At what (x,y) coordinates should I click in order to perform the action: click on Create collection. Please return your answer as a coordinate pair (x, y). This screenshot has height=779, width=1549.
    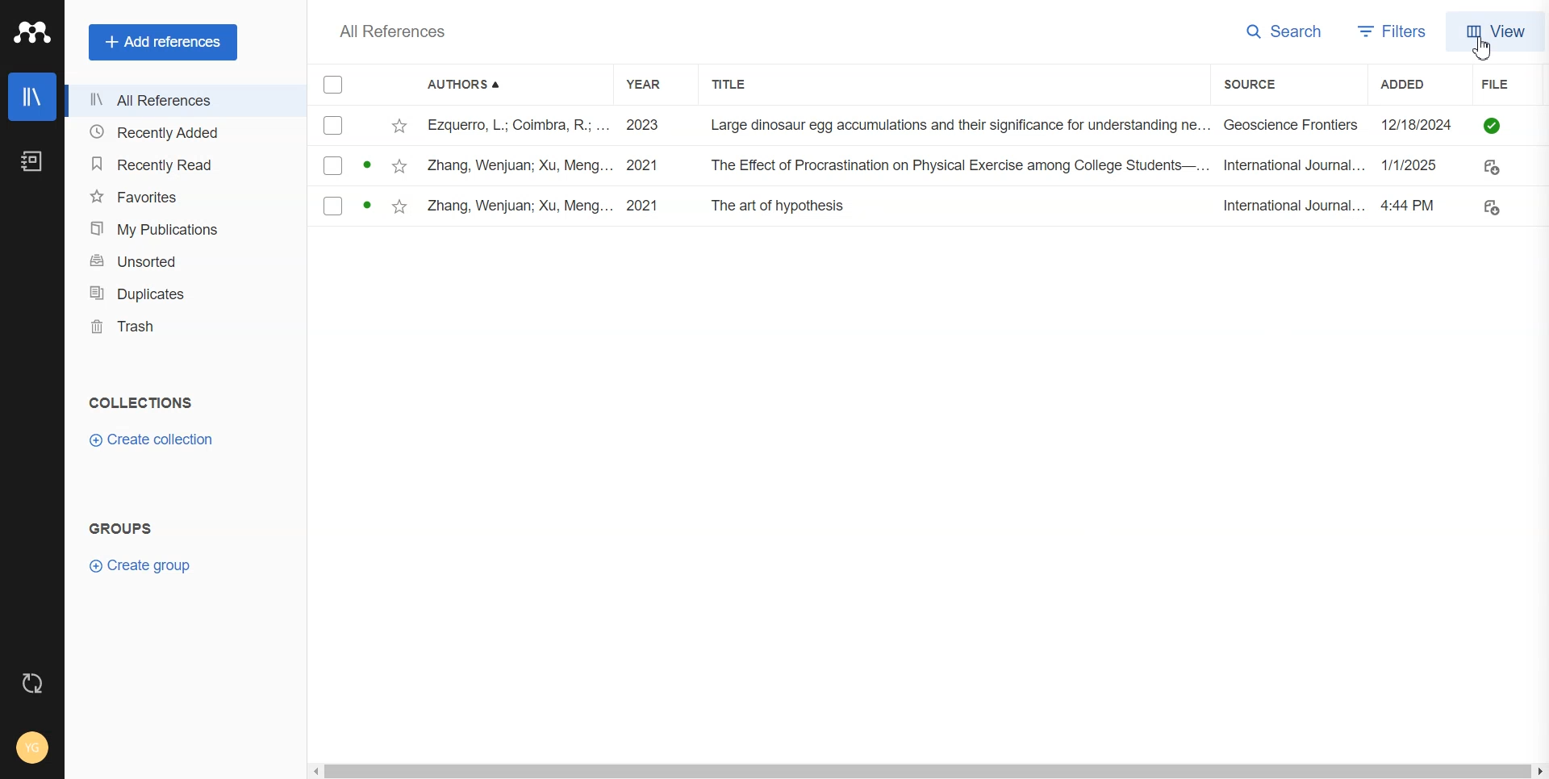
    Looking at the image, I should click on (158, 439).